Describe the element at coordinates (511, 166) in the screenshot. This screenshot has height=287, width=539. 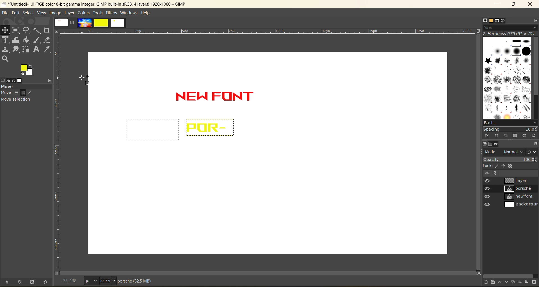
I see `alpha` at that location.